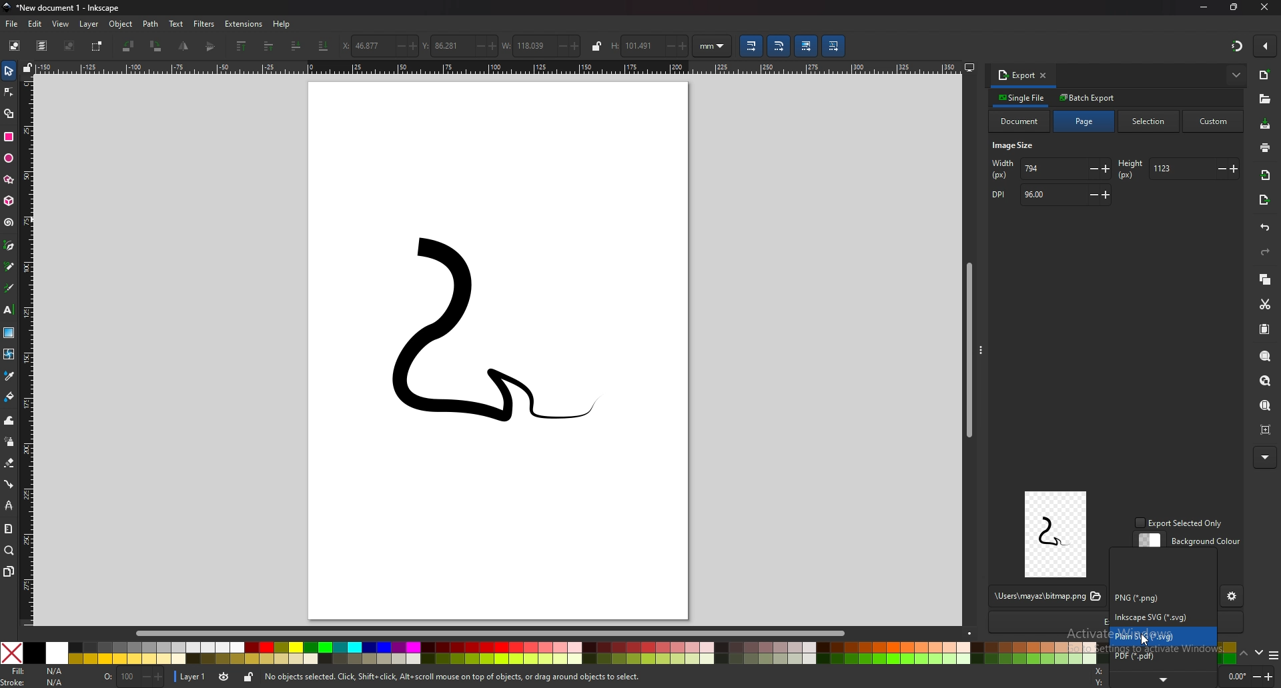 Image resolution: width=1281 pixels, height=688 pixels. What do you see at coordinates (1268, 381) in the screenshot?
I see `zoom drawing` at bounding box center [1268, 381].